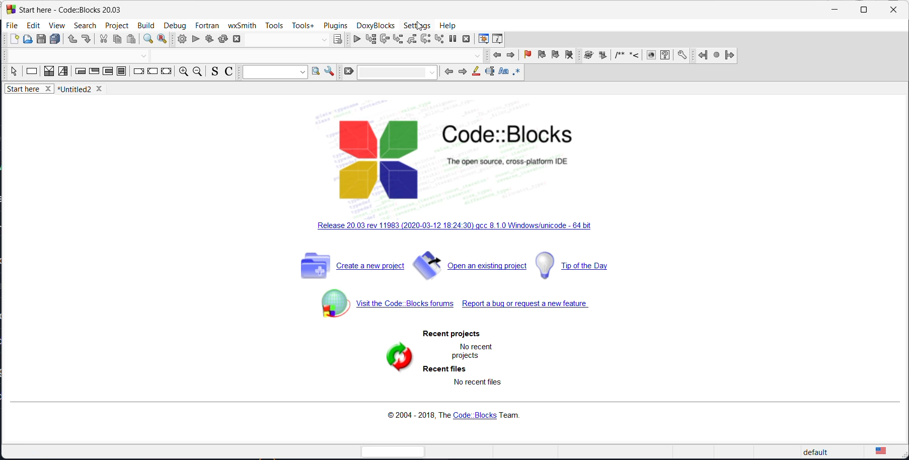 This screenshot has width=909, height=460. What do you see at coordinates (540, 56) in the screenshot?
I see `previous bookmark` at bounding box center [540, 56].